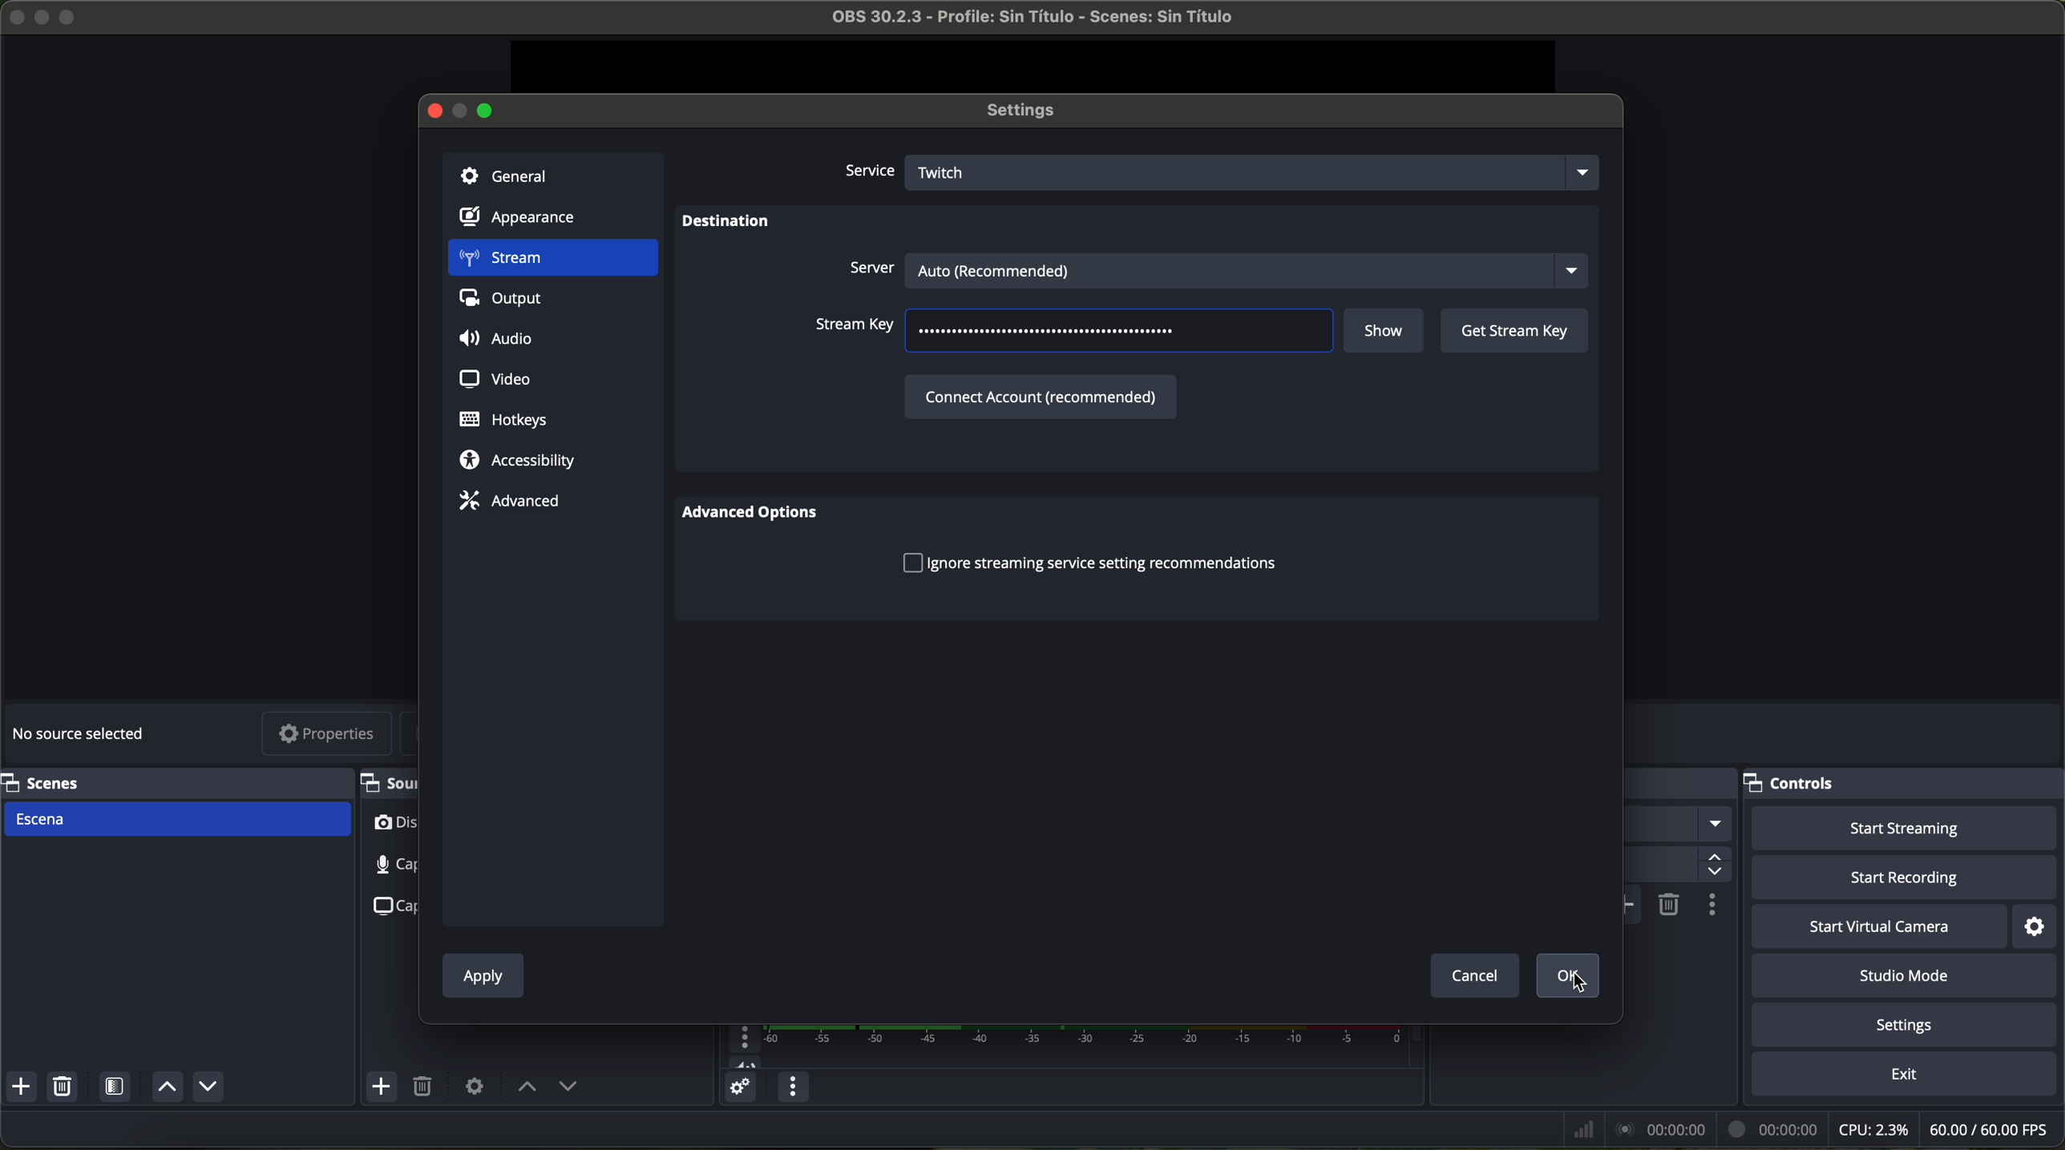 The image size is (2065, 1150). Describe the element at coordinates (1808, 1129) in the screenshot. I see `data` at that location.